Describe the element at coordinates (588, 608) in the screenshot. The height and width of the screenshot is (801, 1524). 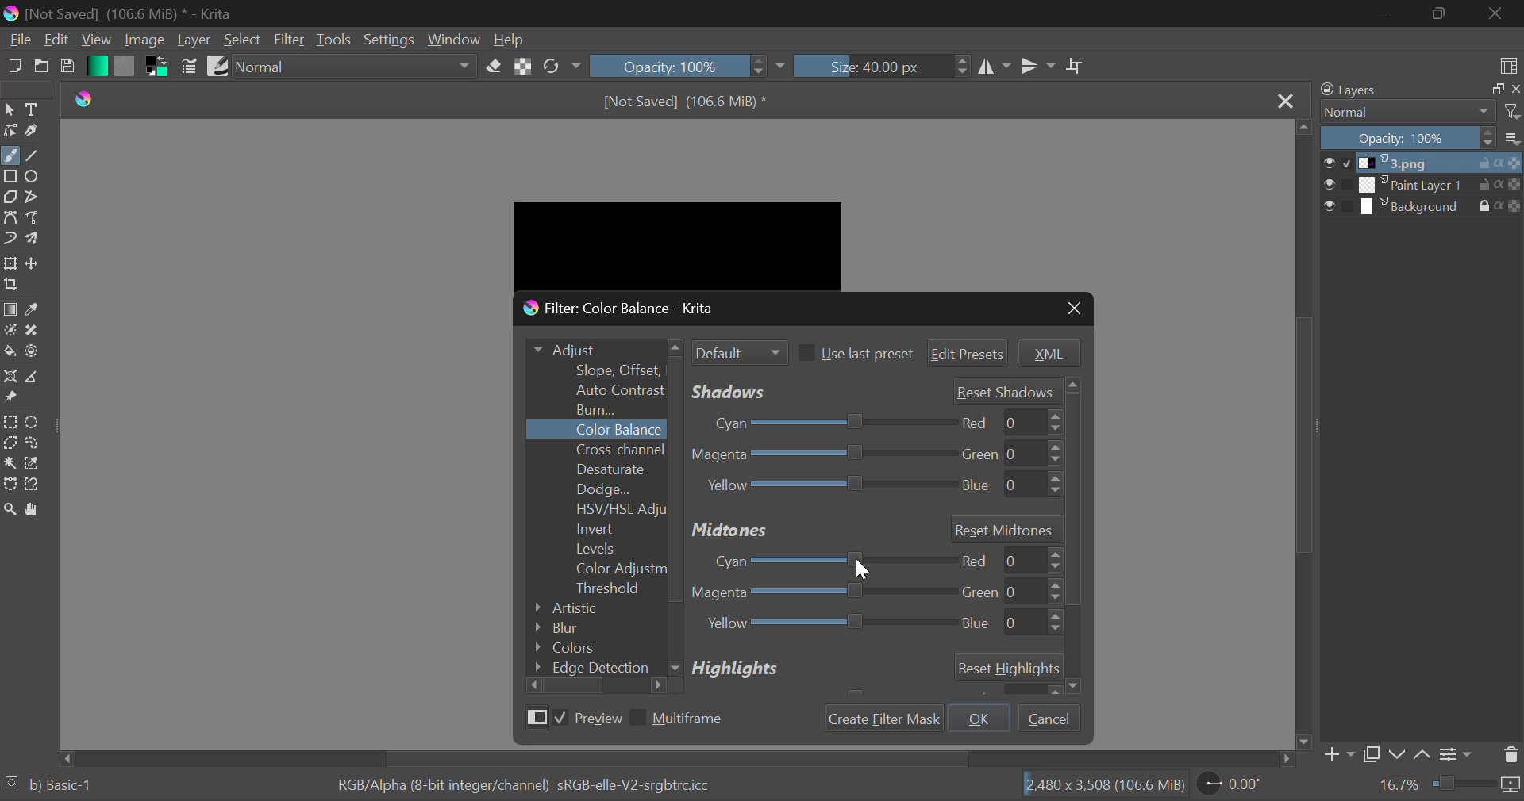
I see `Artistic` at that location.